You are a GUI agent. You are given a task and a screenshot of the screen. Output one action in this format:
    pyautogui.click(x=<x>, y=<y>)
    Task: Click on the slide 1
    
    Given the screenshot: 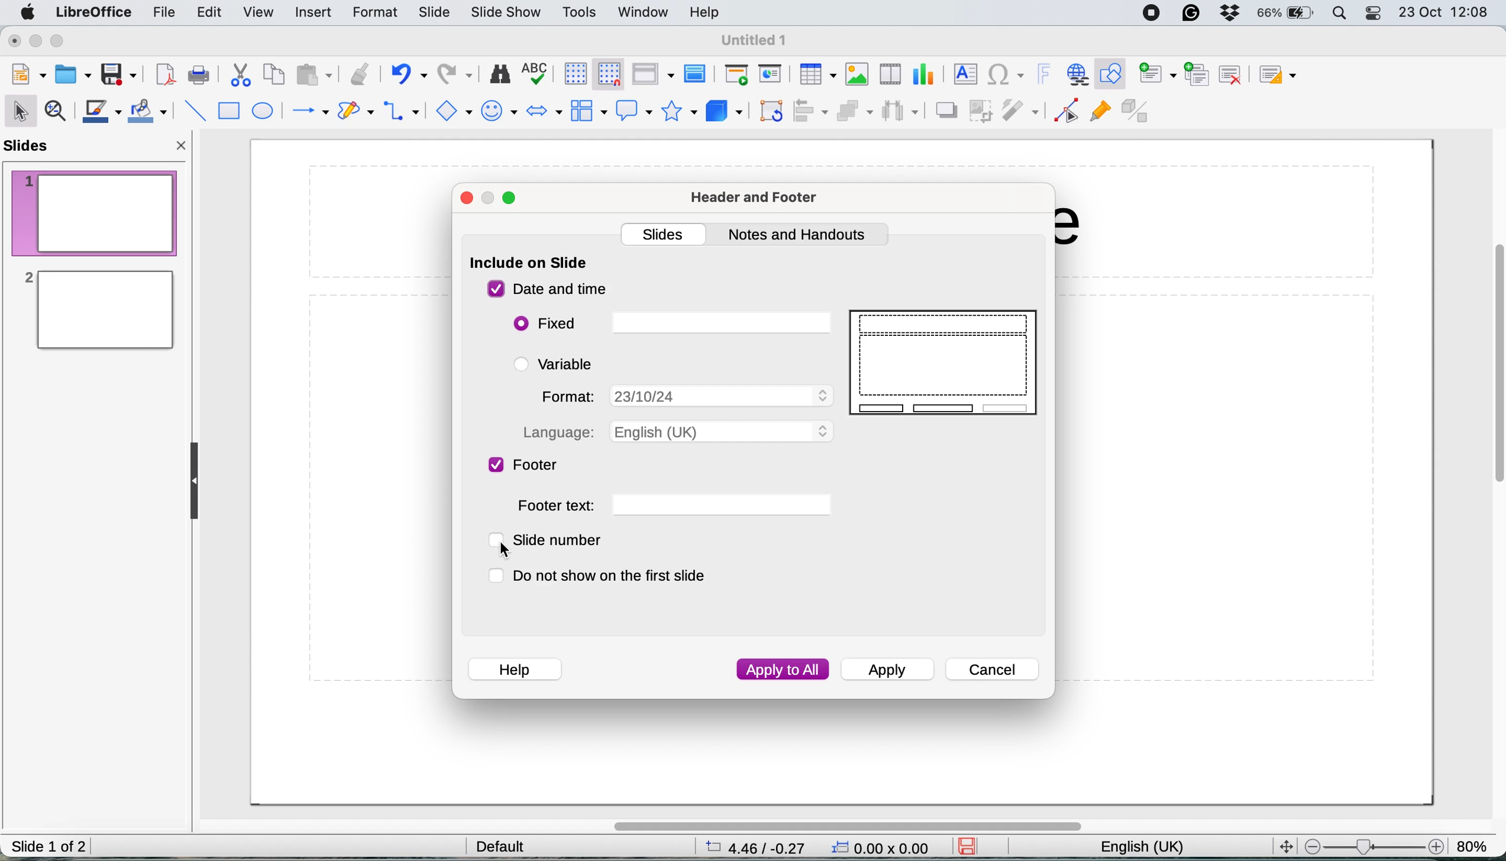 What is the action you would take?
    pyautogui.click(x=95, y=212)
    